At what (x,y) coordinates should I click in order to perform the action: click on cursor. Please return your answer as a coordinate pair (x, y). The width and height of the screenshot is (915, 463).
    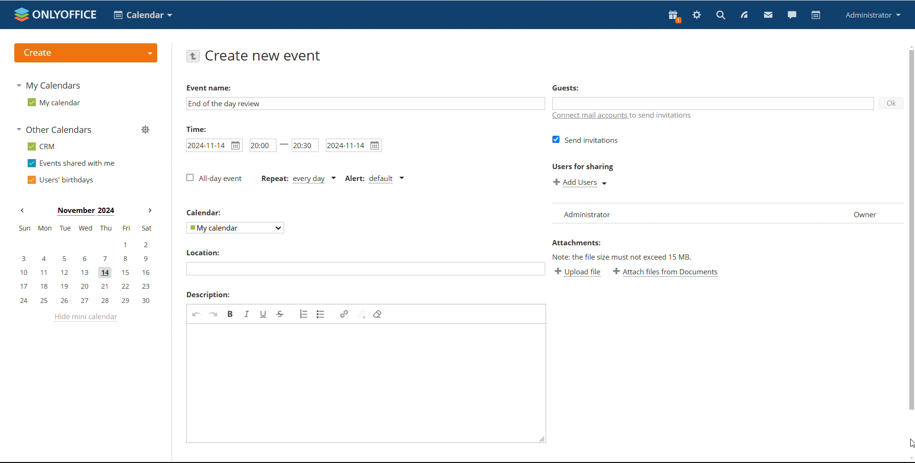
    Looking at the image, I should click on (909, 443).